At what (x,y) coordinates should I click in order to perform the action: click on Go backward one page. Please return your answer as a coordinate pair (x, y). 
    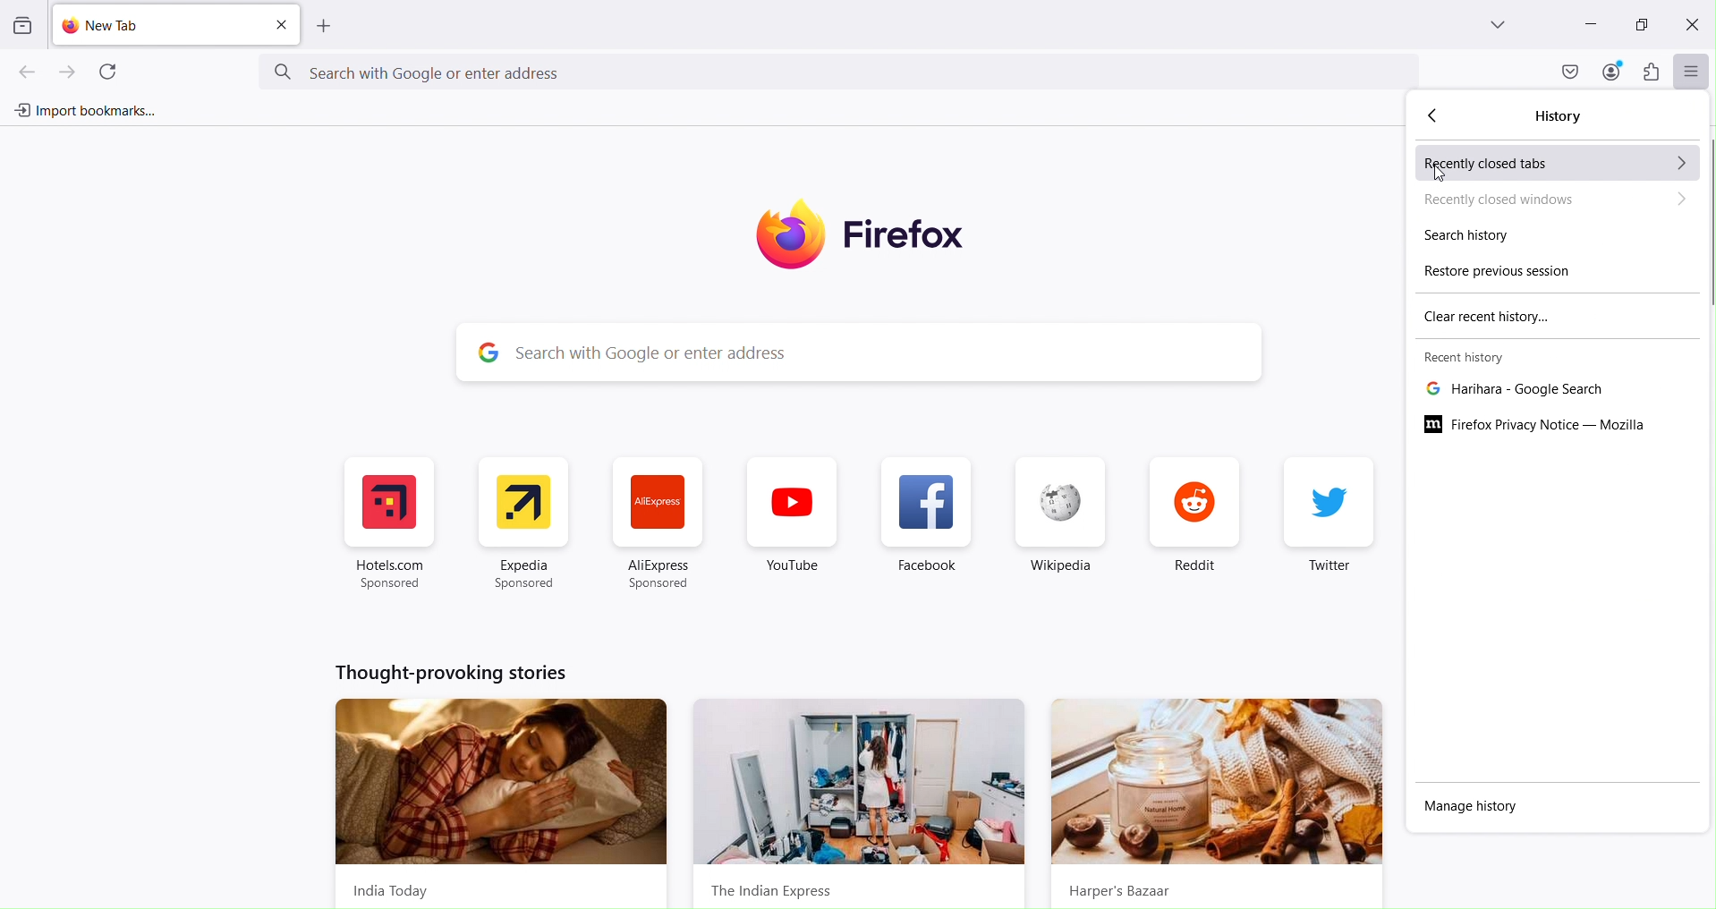
    Looking at the image, I should click on (21, 71).